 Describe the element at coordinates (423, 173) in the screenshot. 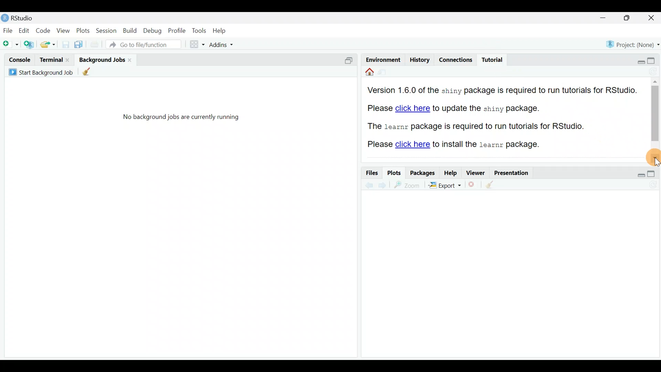

I see `Packages` at that location.